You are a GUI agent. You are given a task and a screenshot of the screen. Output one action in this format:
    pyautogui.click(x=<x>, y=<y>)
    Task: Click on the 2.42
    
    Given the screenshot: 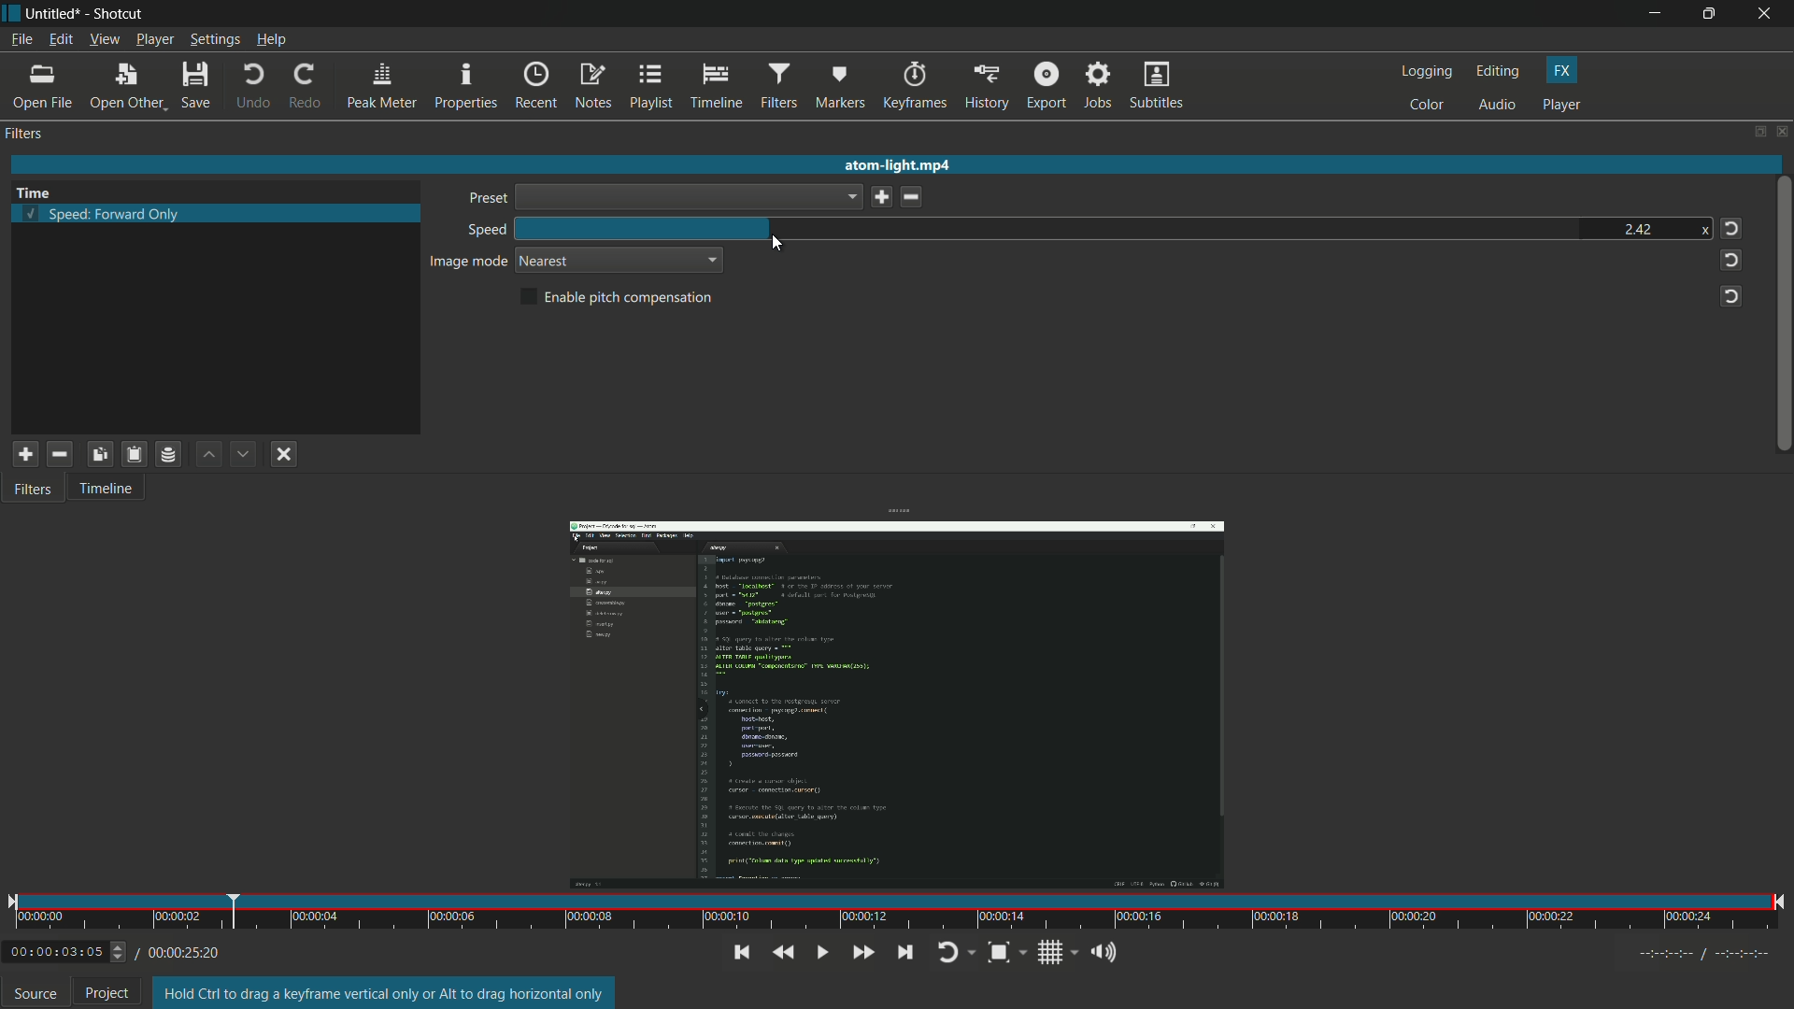 What is the action you would take?
    pyautogui.click(x=1636, y=226)
    